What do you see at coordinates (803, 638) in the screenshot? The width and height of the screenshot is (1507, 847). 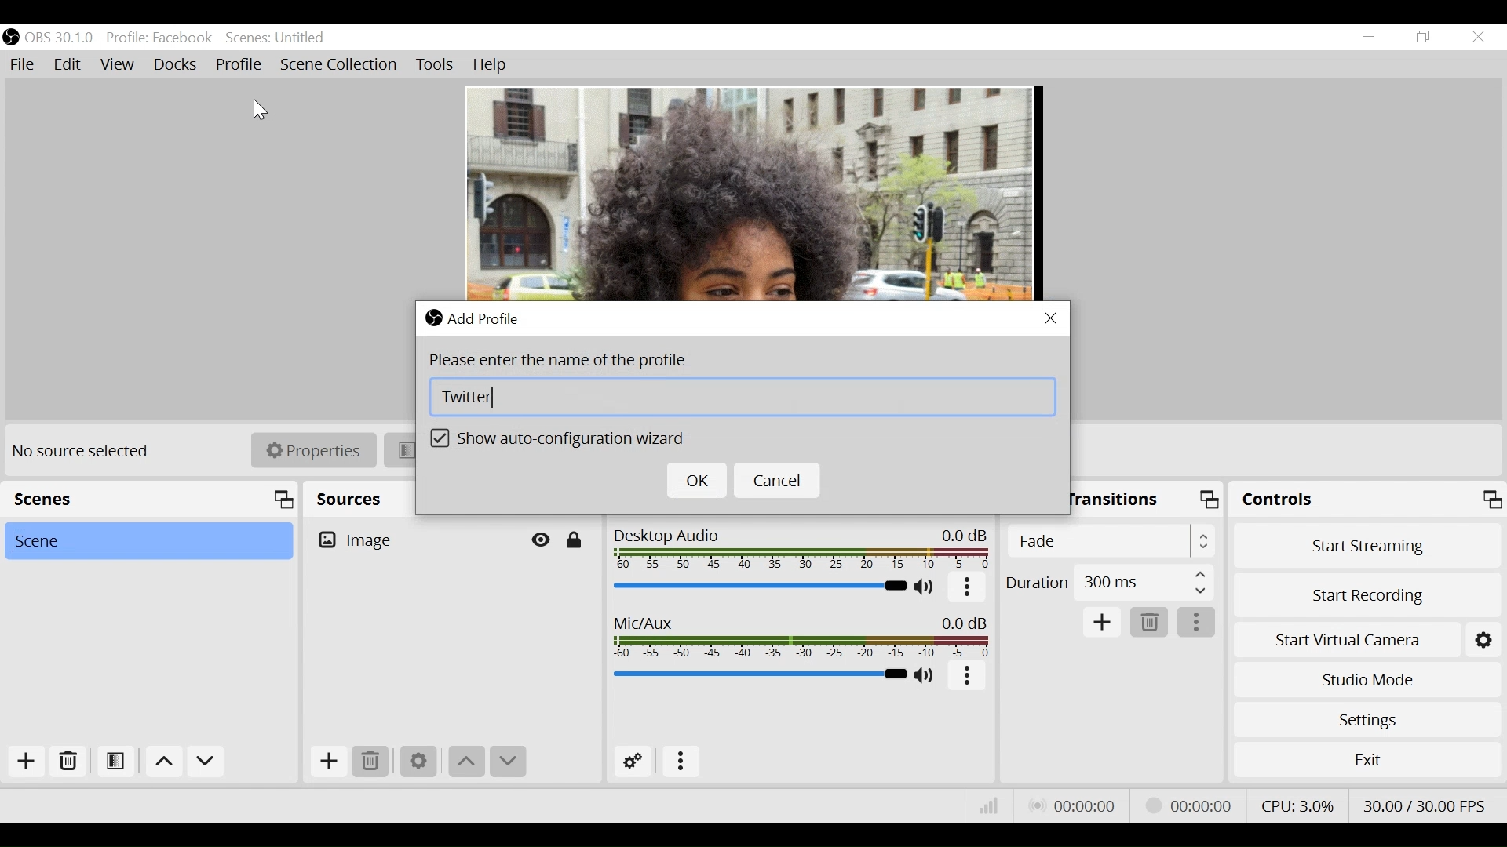 I see `Mic/Aux` at bounding box center [803, 638].